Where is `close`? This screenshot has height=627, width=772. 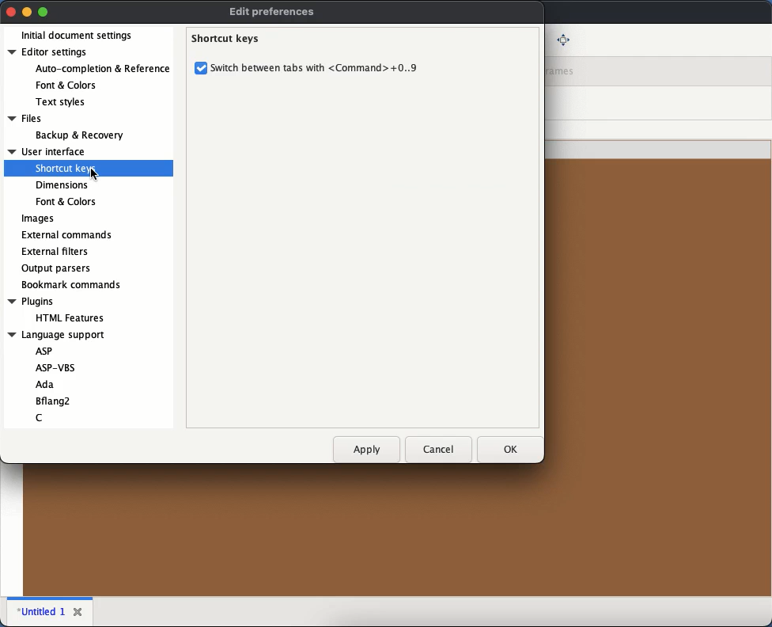
close is located at coordinates (11, 11).